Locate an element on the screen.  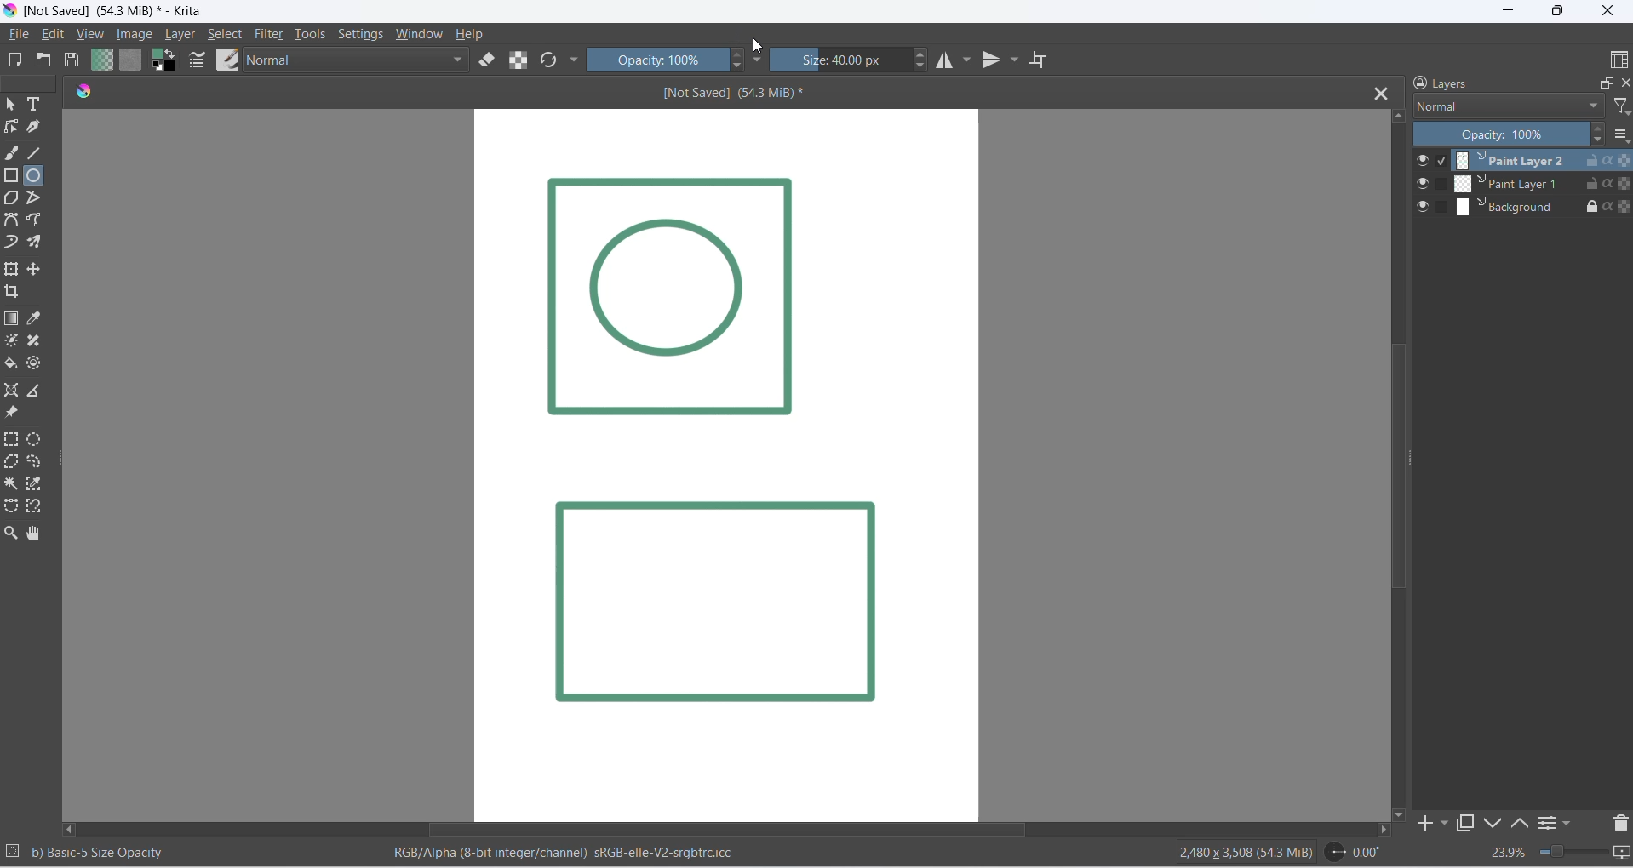
wrap around mode is located at coordinates (1045, 61).